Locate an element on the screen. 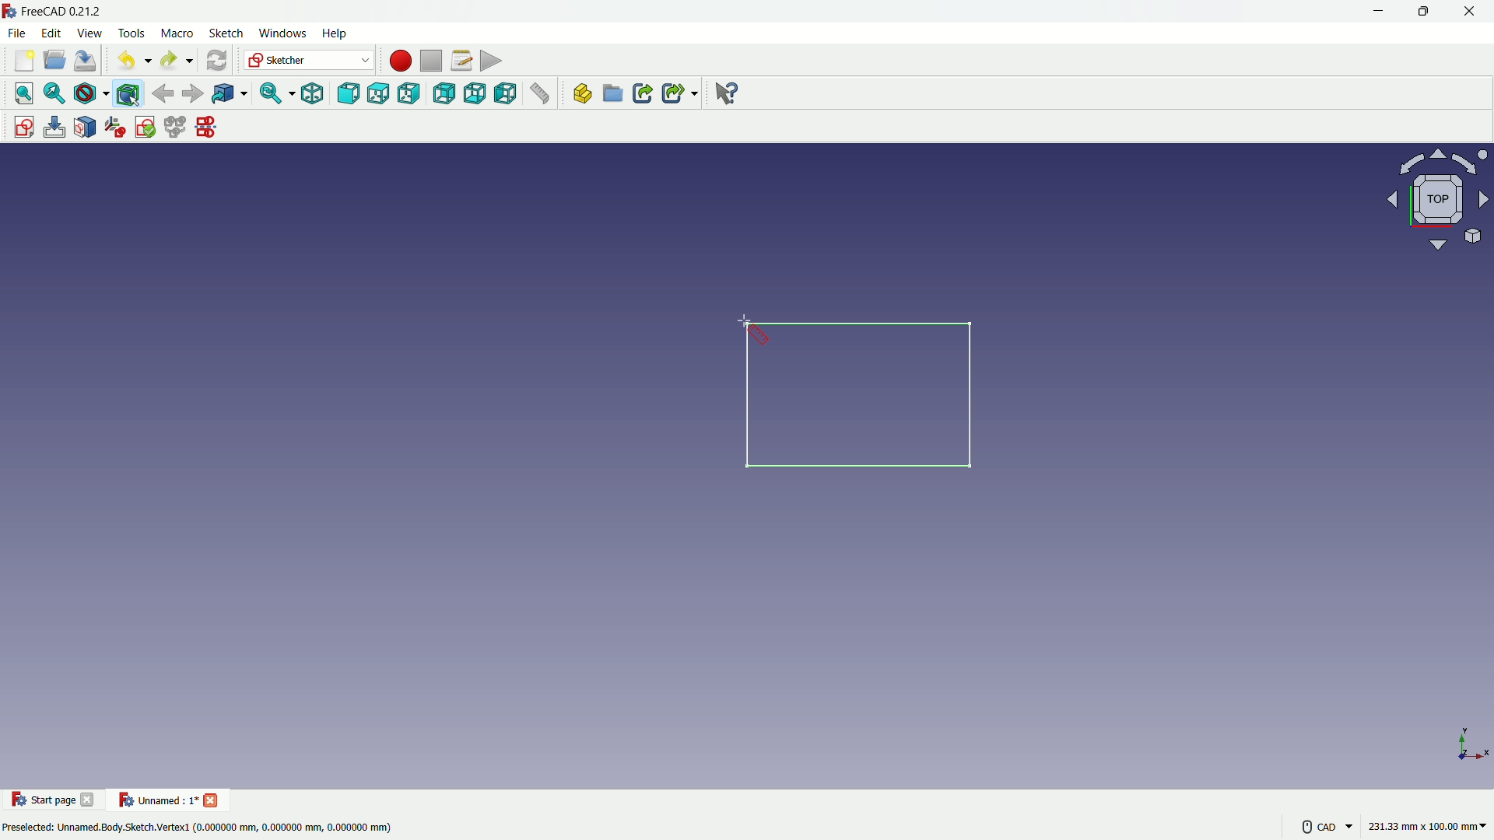 The height and width of the screenshot is (840, 1494). sketch menu is located at coordinates (226, 33).